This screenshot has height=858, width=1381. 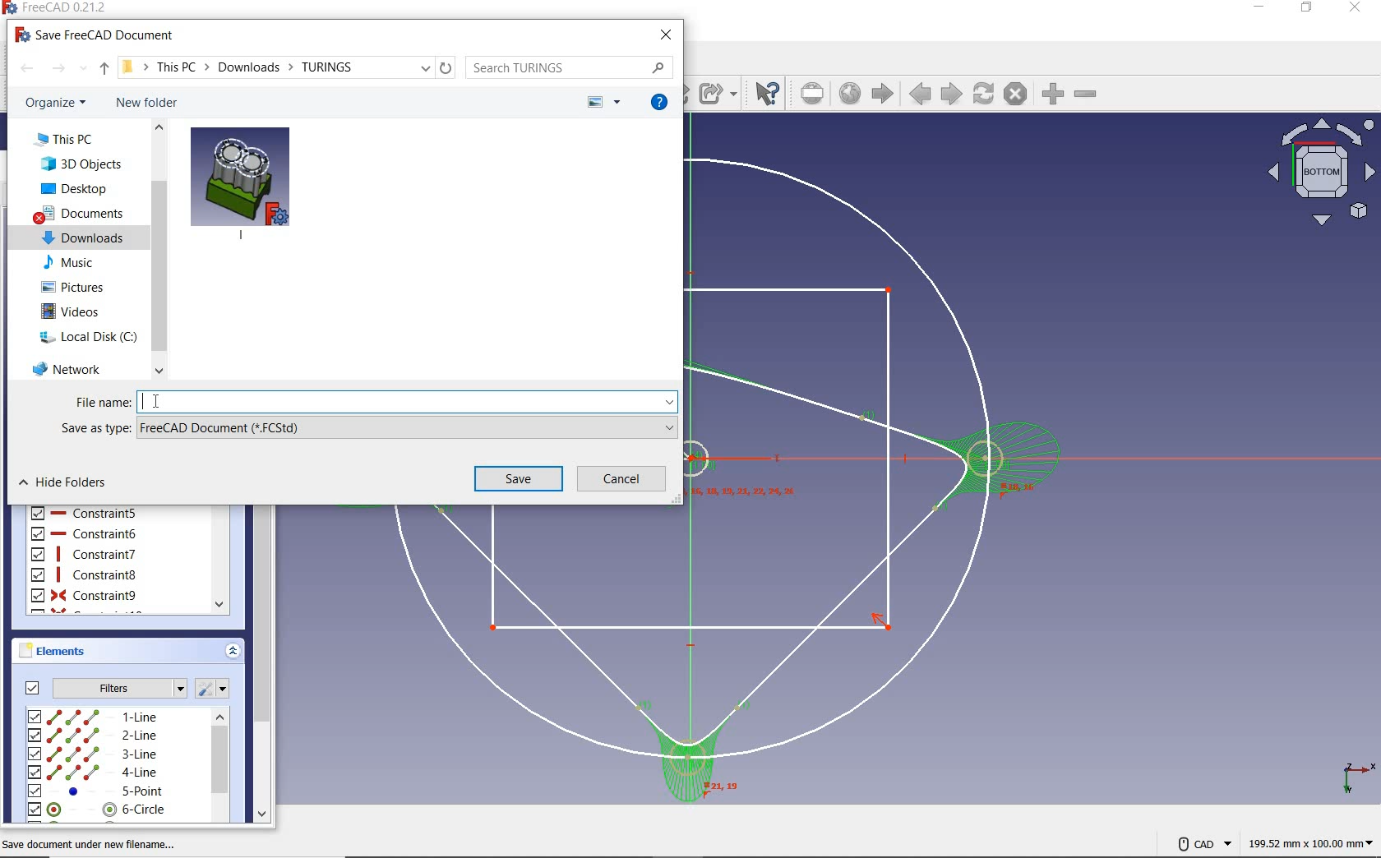 What do you see at coordinates (98, 810) in the screenshot?
I see `6-circle` at bounding box center [98, 810].